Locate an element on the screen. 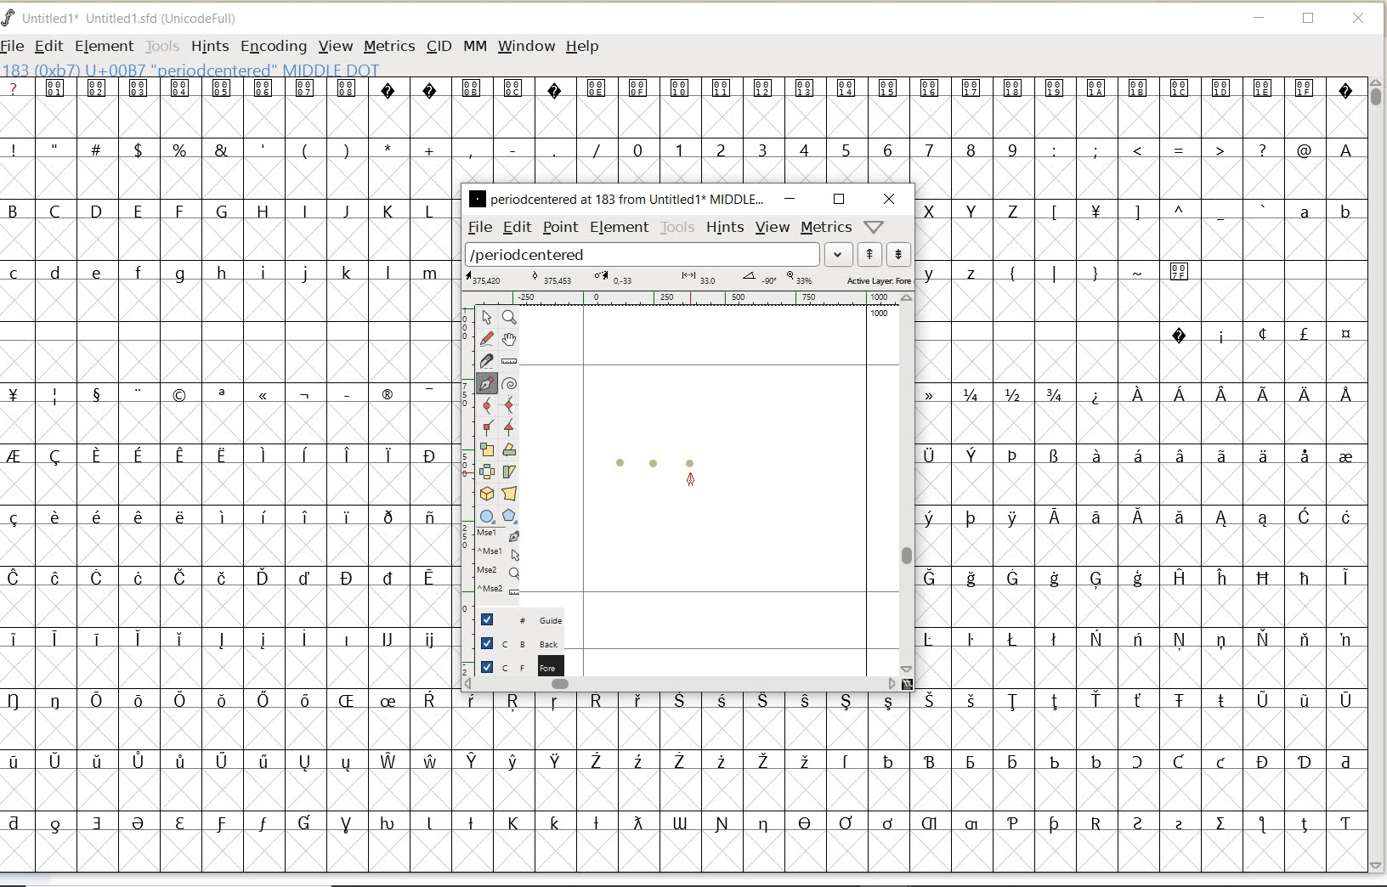 The width and height of the screenshot is (1387, 887). element is located at coordinates (617, 227).